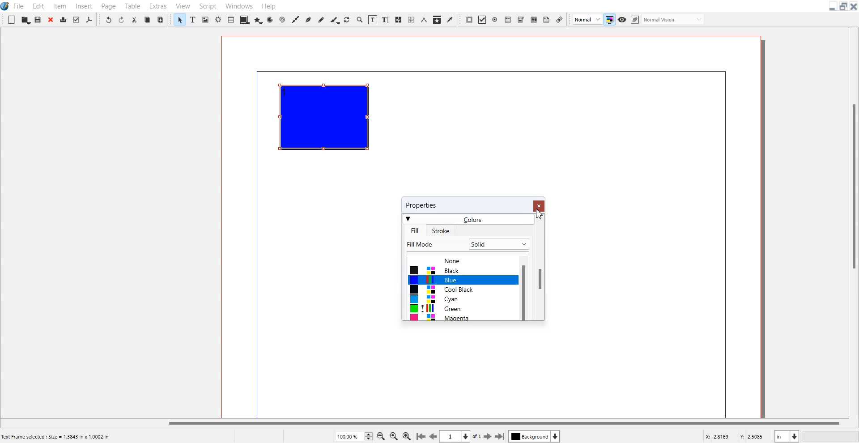 This screenshot has height=443, width=859. What do you see at coordinates (460, 436) in the screenshot?
I see `Select current page` at bounding box center [460, 436].